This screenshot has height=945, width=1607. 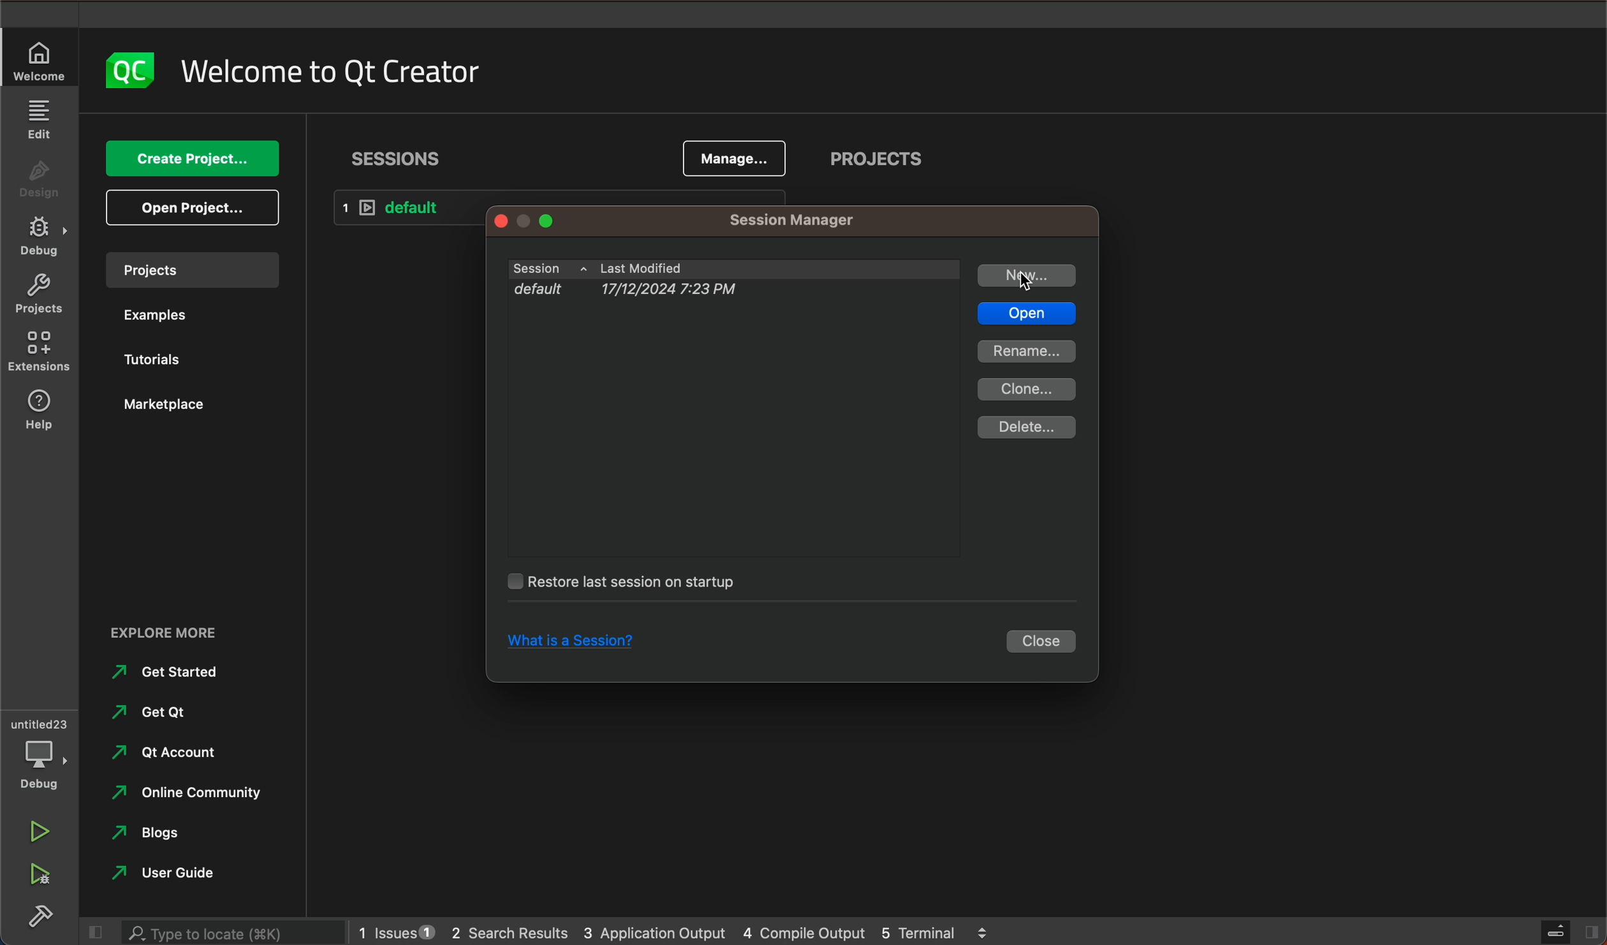 What do you see at coordinates (788, 221) in the screenshot?
I see `session manager` at bounding box center [788, 221].